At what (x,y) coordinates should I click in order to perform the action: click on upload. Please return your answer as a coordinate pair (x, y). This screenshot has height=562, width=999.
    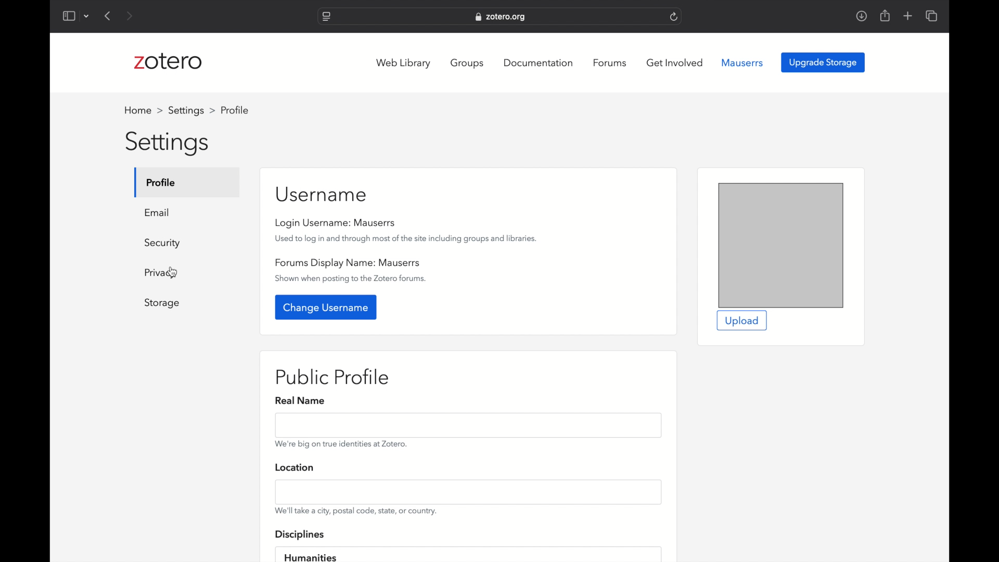
    Looking at the image, I should click on (743, 321).